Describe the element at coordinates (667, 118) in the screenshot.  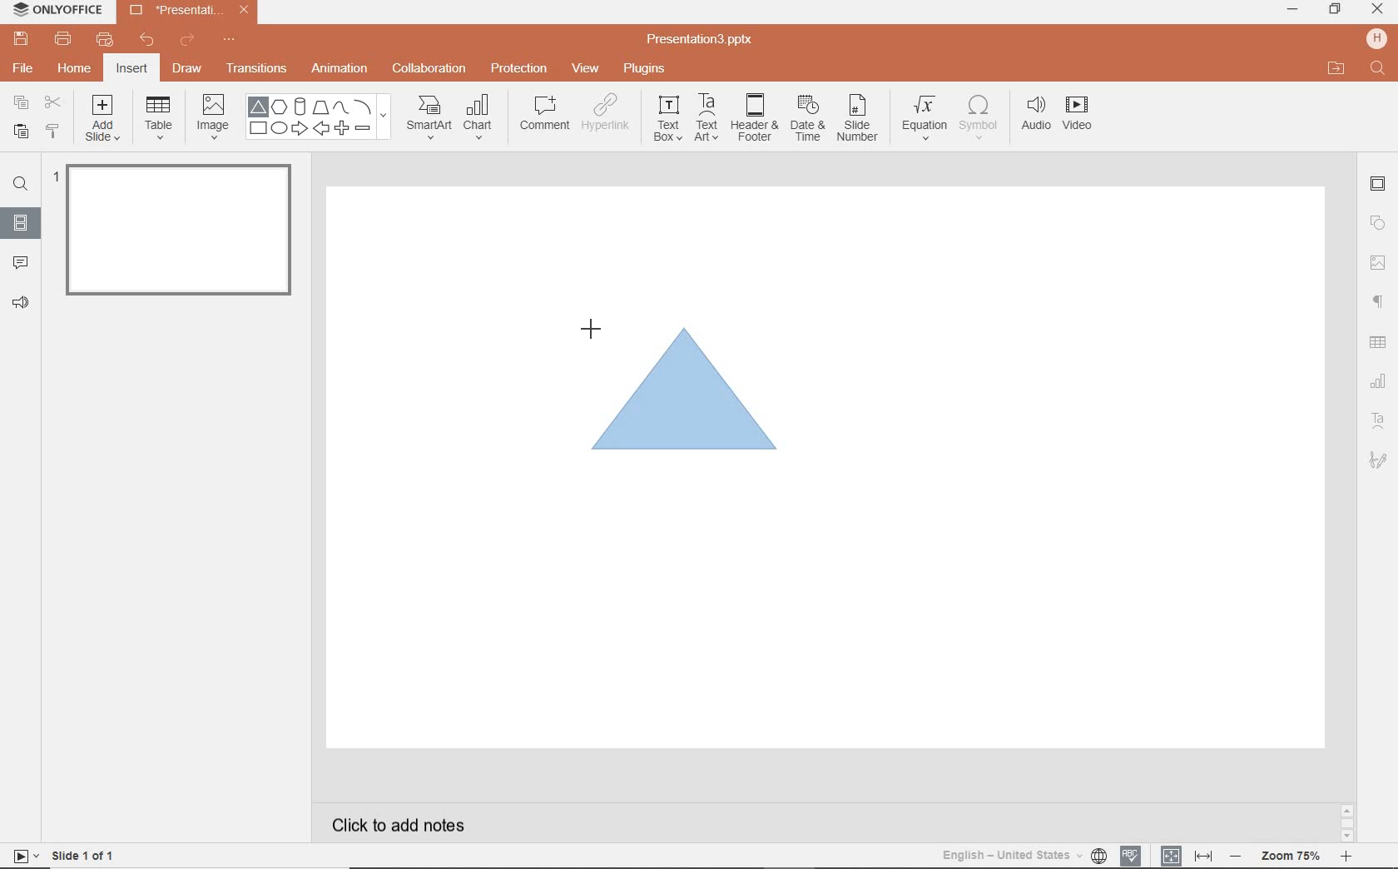
I see `TEXT BOX` at that location.